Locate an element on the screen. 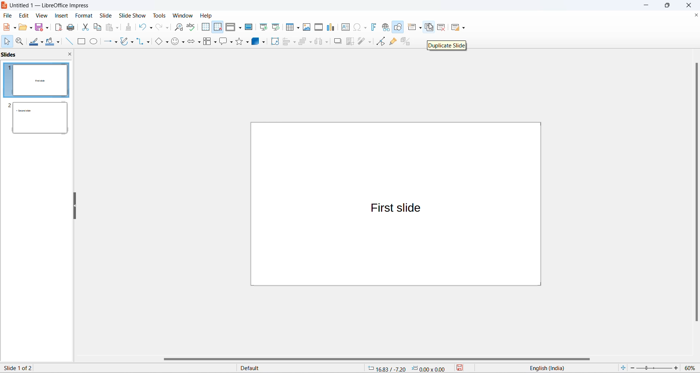 This screenshot has width=700, height=373. display views options is located at coordinates (241, 28).